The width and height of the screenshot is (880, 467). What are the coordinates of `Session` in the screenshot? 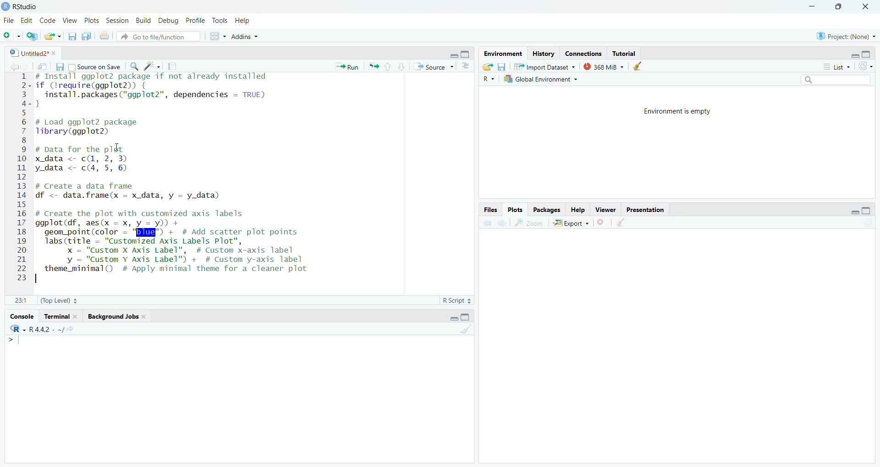 It's located at (117, 21).